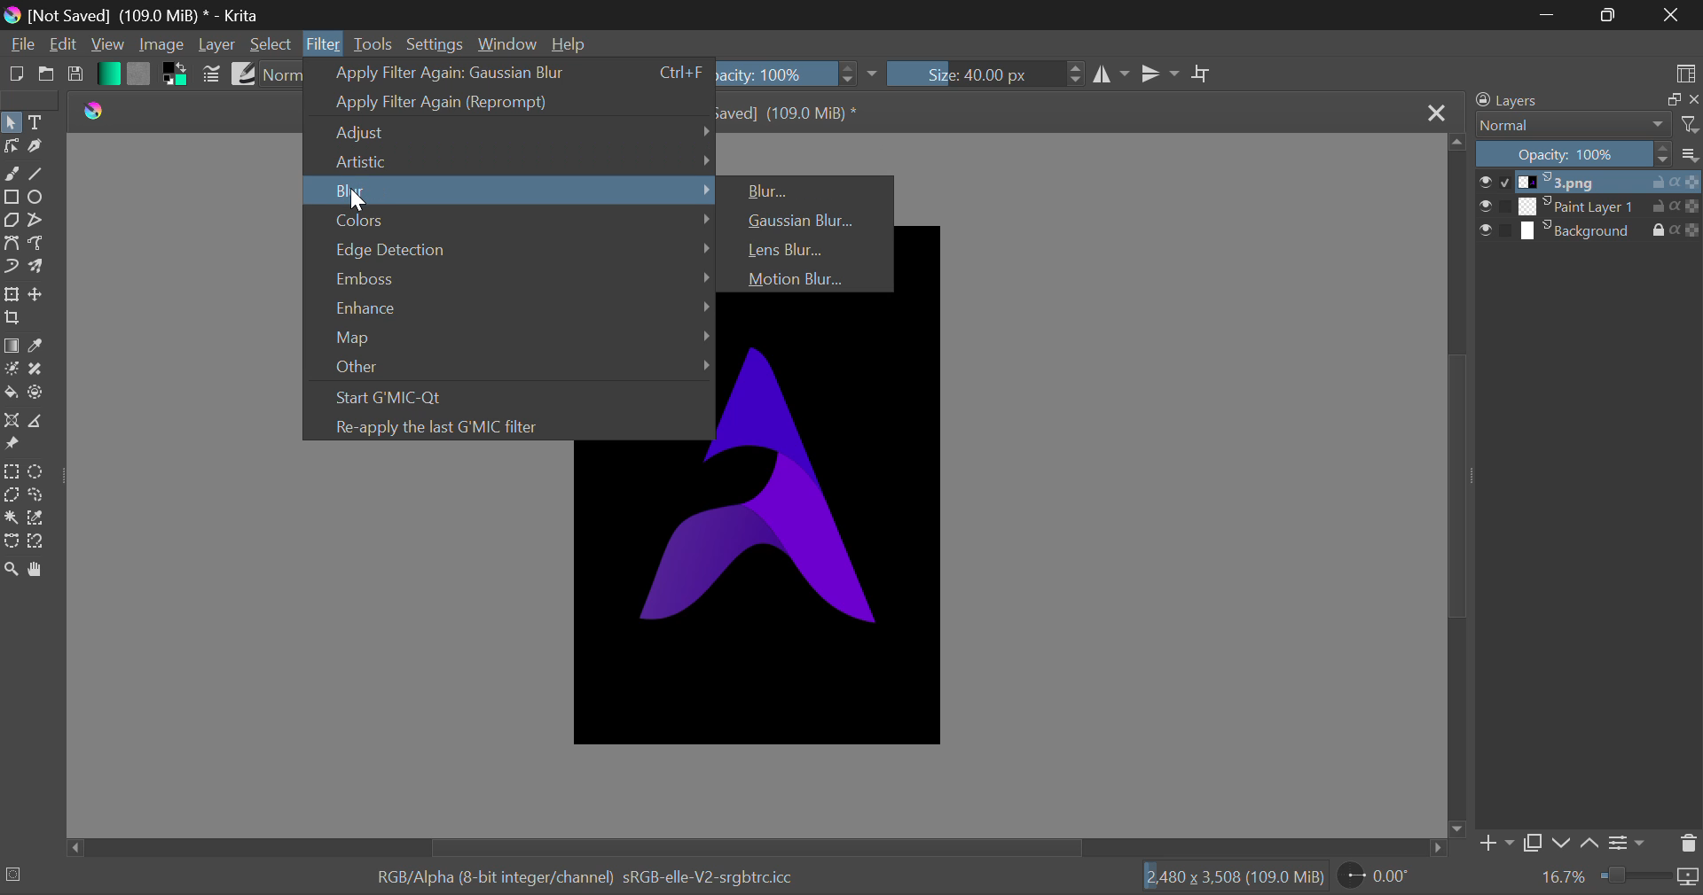  What do you see at coordinates (1591, 206) in the screenshot?
I see `Paint Layer 1` at bounding box center [1591, 206].